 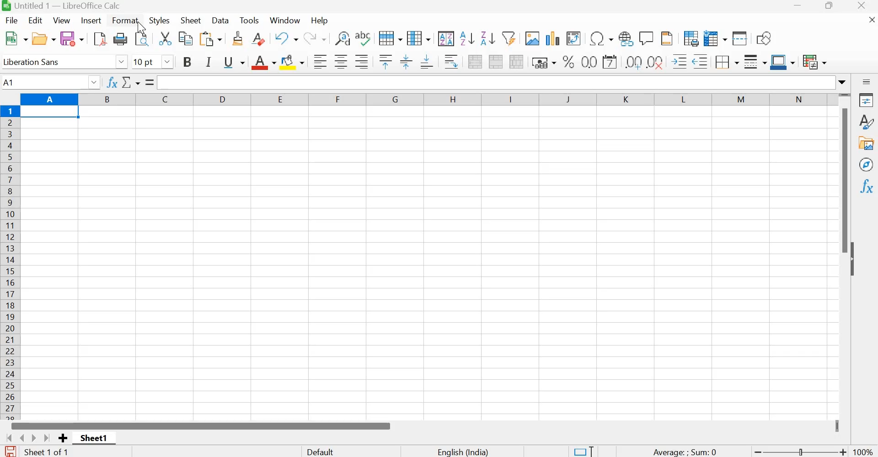 What do you see at coordinates (284, 19) in the screenshot?
I see `Window` at bounding box center [284, 19].